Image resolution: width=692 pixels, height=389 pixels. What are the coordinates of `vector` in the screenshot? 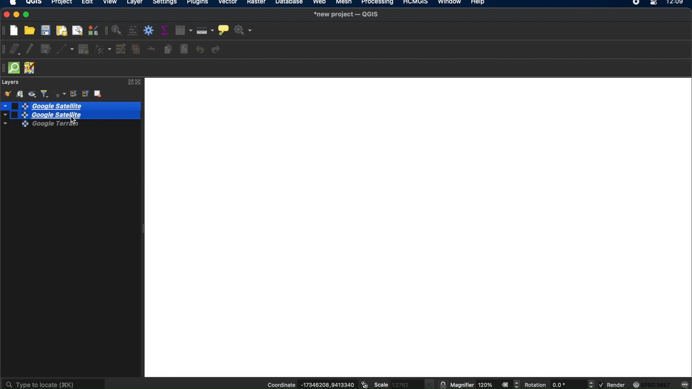 It's located at (229, 3).